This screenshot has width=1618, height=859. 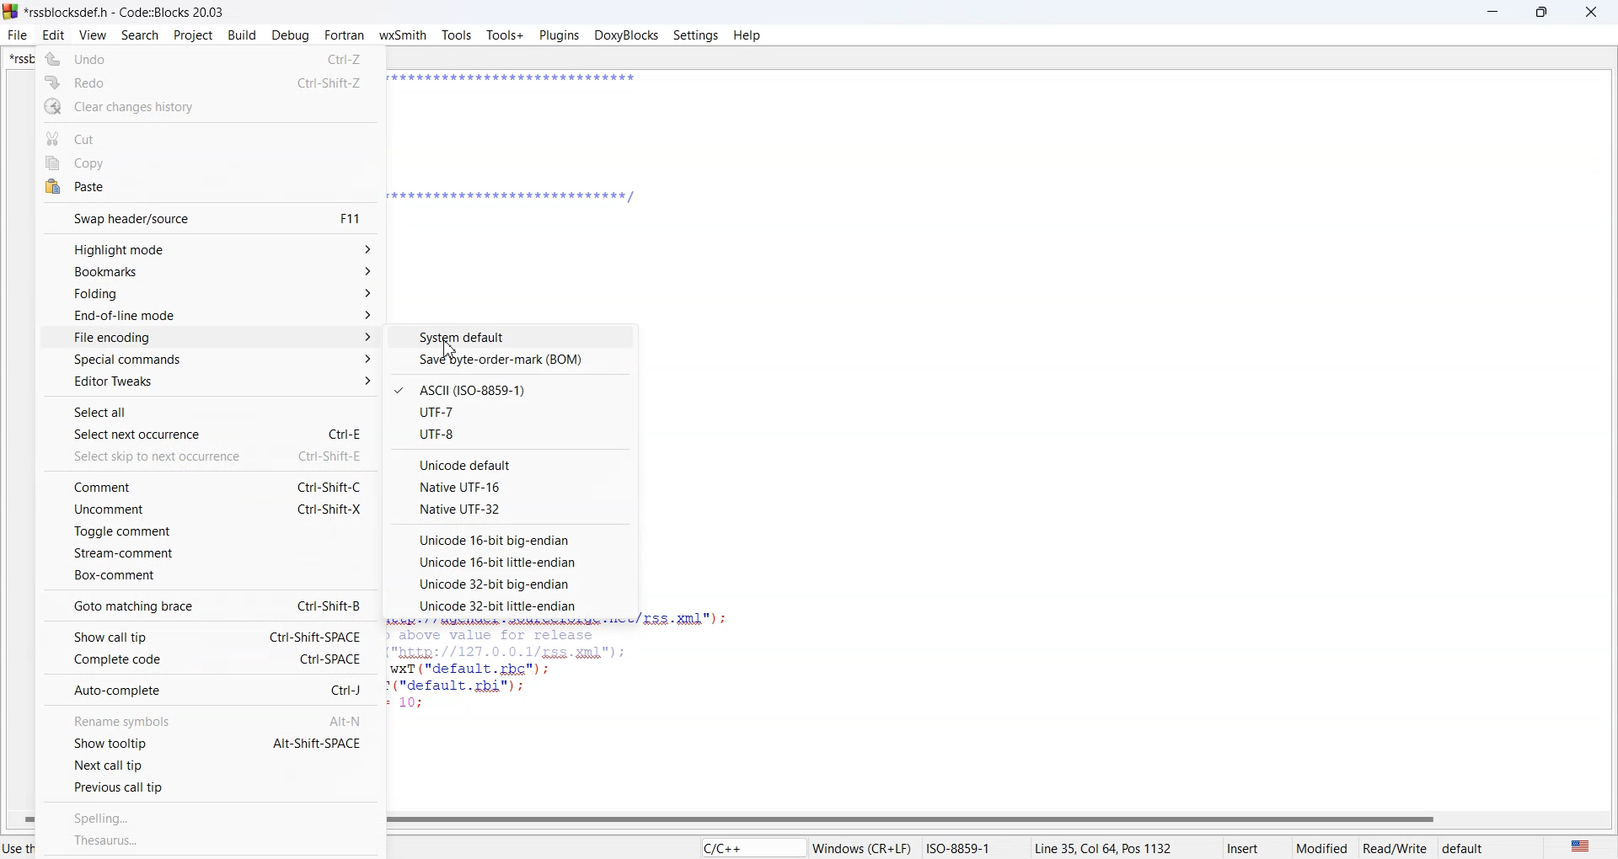 What do you see at coordinates (508, 584) in the screenshot?
I see `Unicode 32-bit big ending` at bounding box center [508, 584].